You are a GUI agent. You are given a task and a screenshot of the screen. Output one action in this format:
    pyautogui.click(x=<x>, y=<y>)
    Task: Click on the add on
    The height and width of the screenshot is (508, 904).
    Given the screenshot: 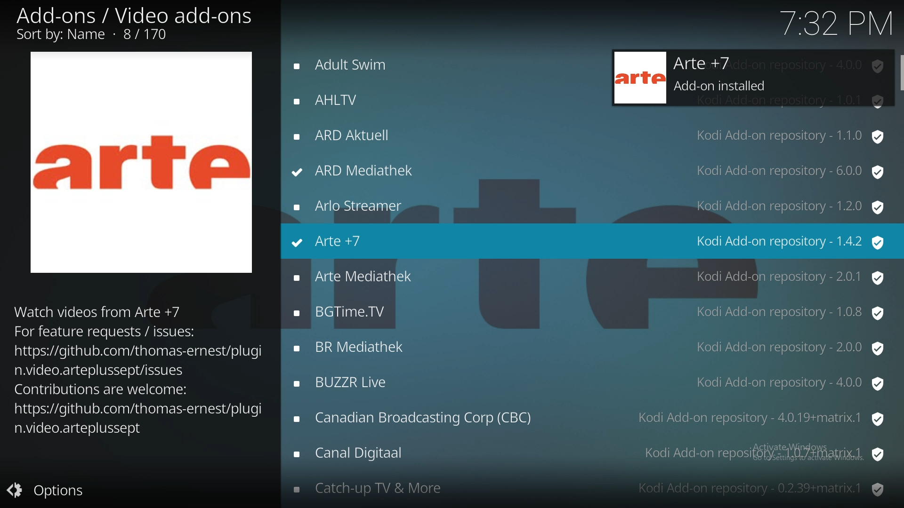 What is the action you would take?
    pyautogui.click(x=373, y=66)
    